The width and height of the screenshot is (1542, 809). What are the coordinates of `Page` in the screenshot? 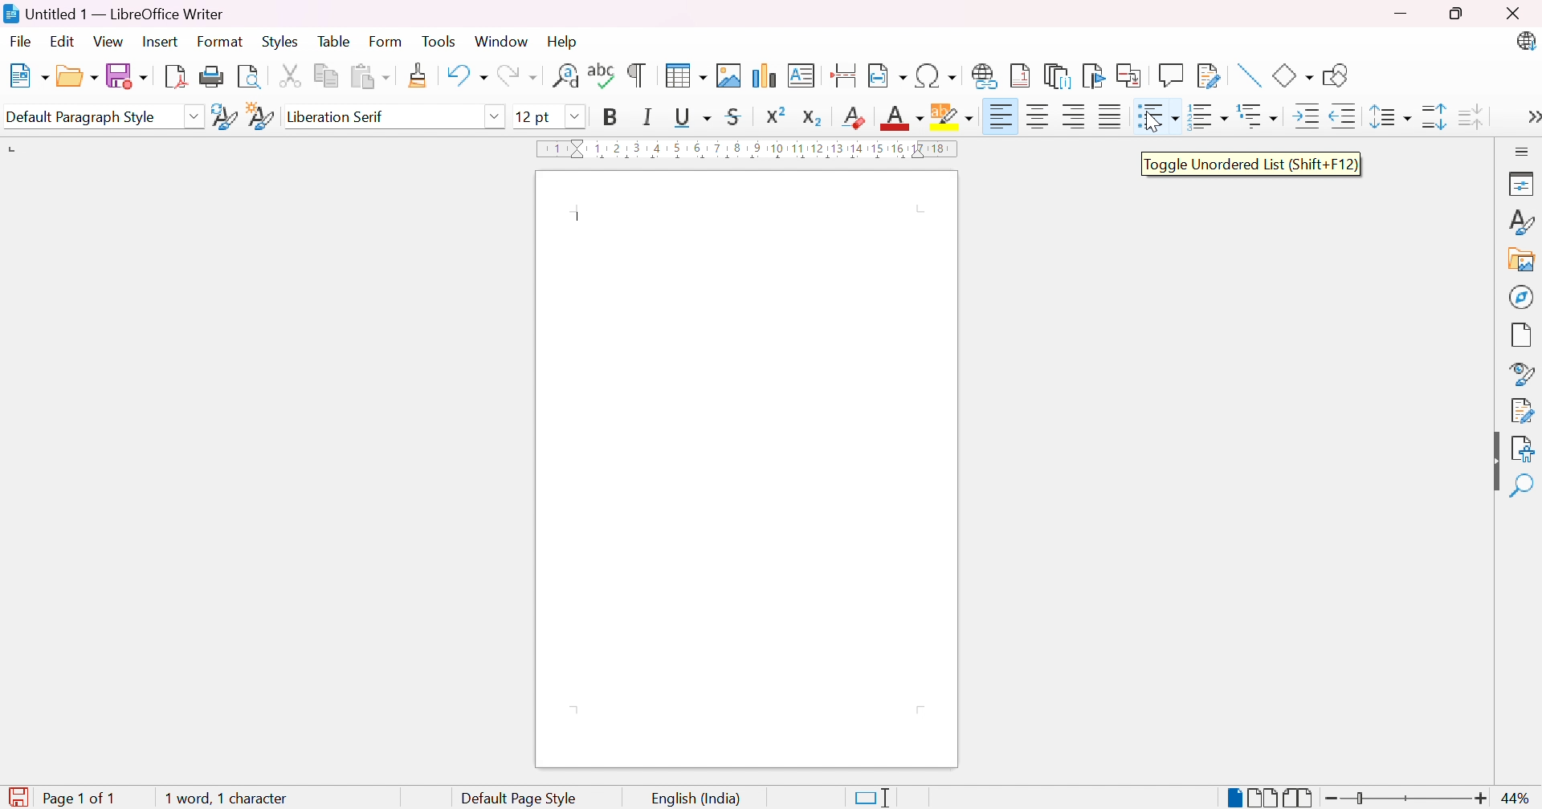 It's located at (1522, 335).